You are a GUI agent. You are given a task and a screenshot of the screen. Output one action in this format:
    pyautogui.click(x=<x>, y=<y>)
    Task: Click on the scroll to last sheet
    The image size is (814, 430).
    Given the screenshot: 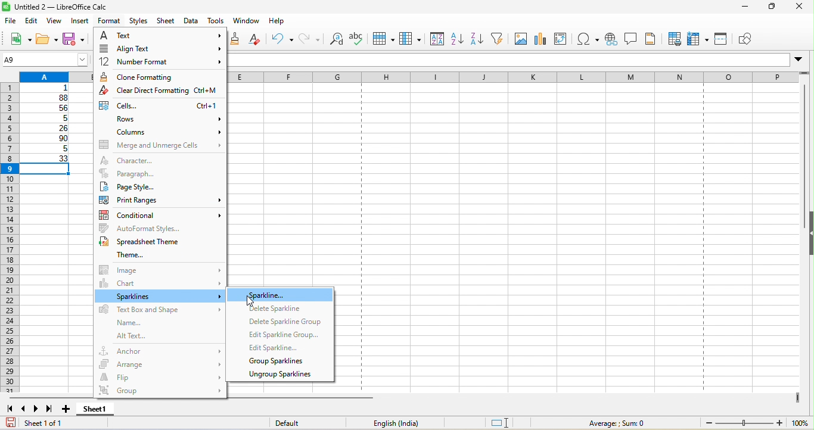 What is the action you would take?
    pyautogui.click(x=52, y=410)
    